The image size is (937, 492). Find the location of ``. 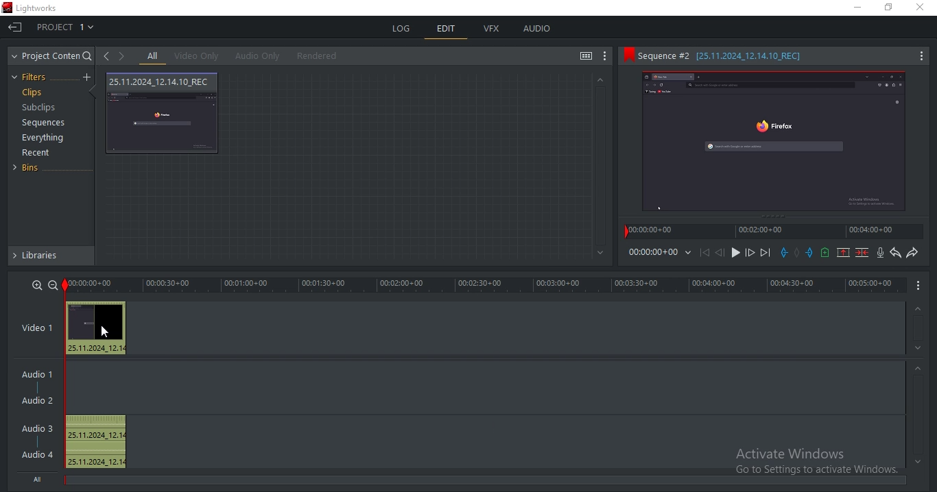

 is located at coordinates (586, 56).